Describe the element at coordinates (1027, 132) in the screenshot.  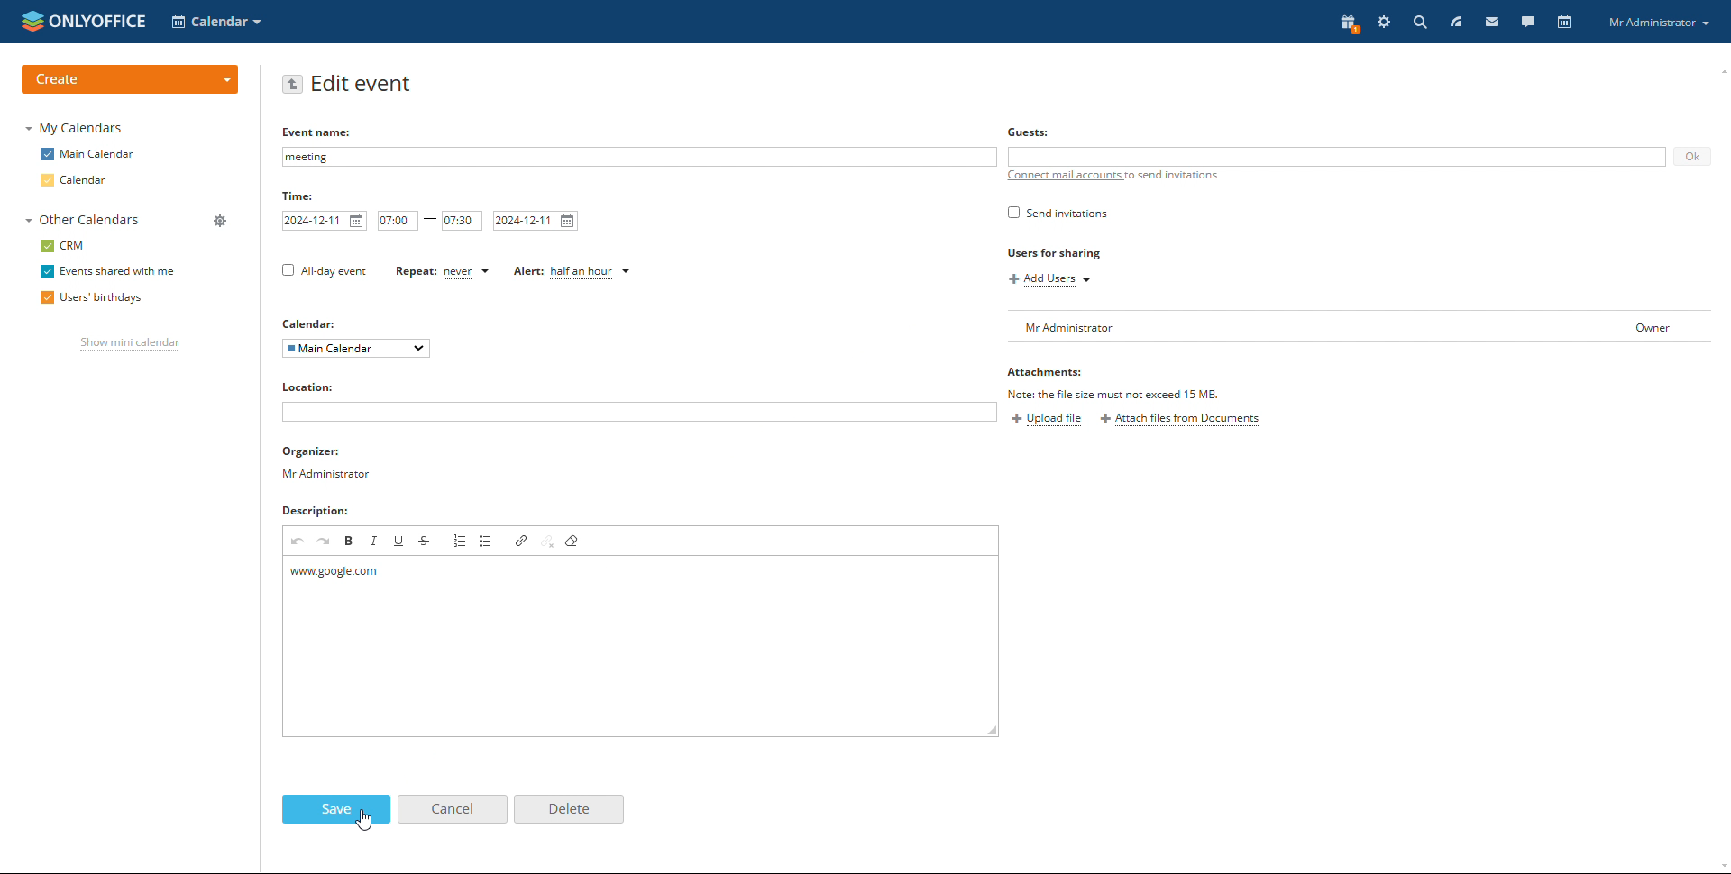
I see `` at that location.